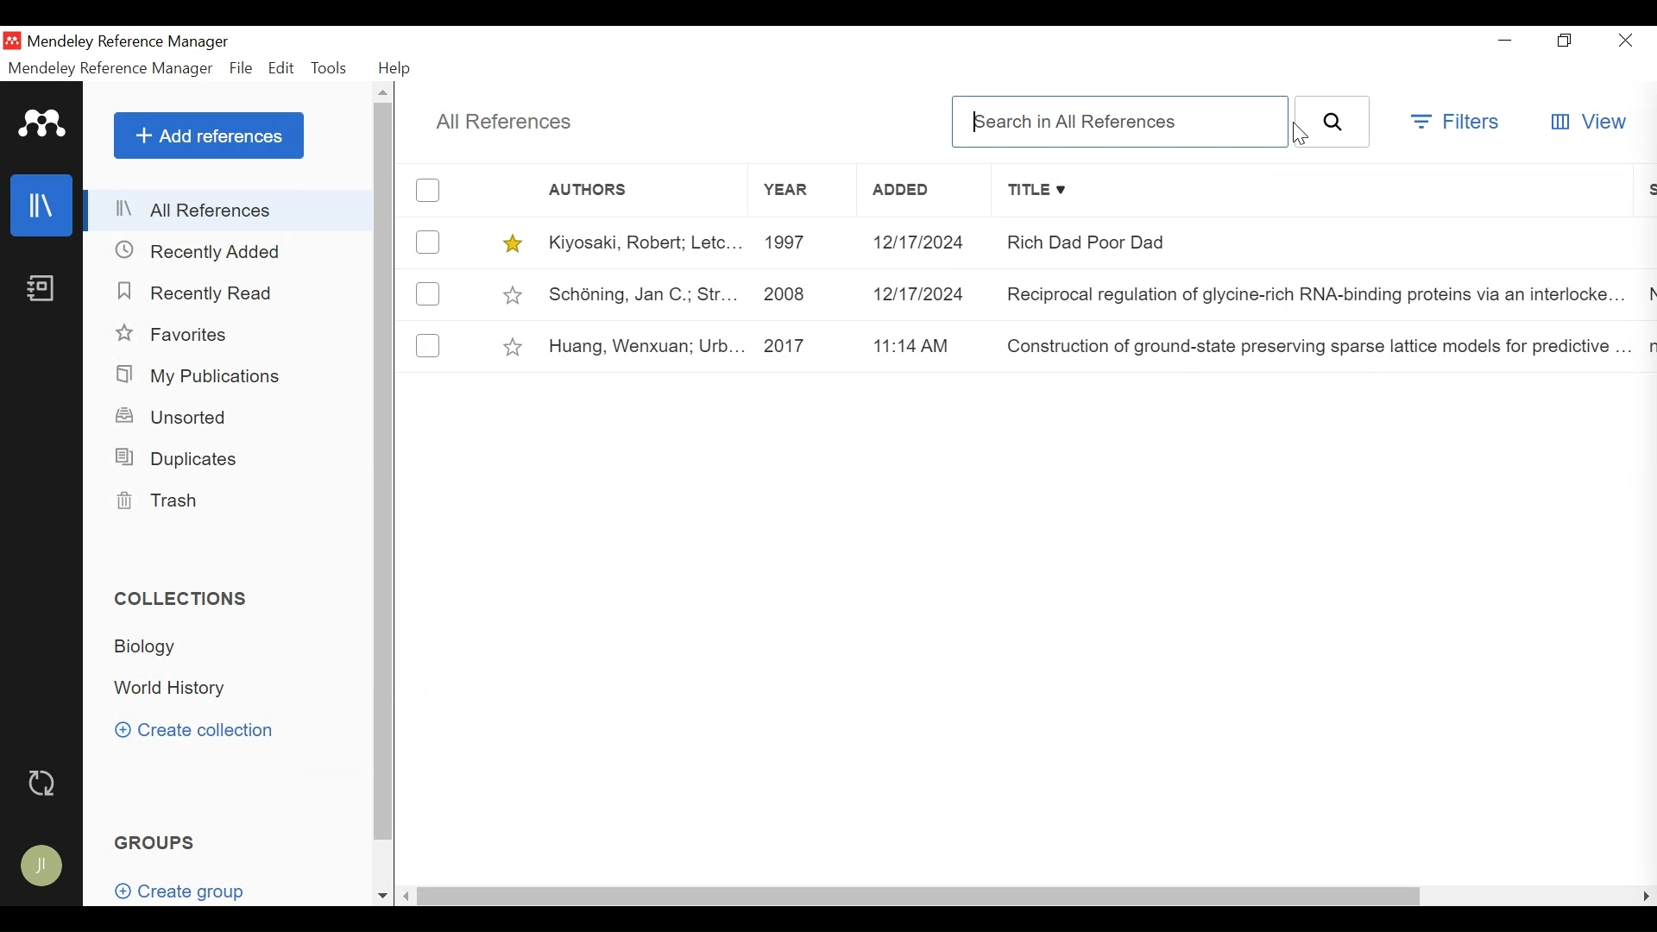 The image size is (1657, 932). What do you see at coordinates (156, 42) in the screenshot?
I see `Mendeley Reference Manager` at bounding box center [156, 42].